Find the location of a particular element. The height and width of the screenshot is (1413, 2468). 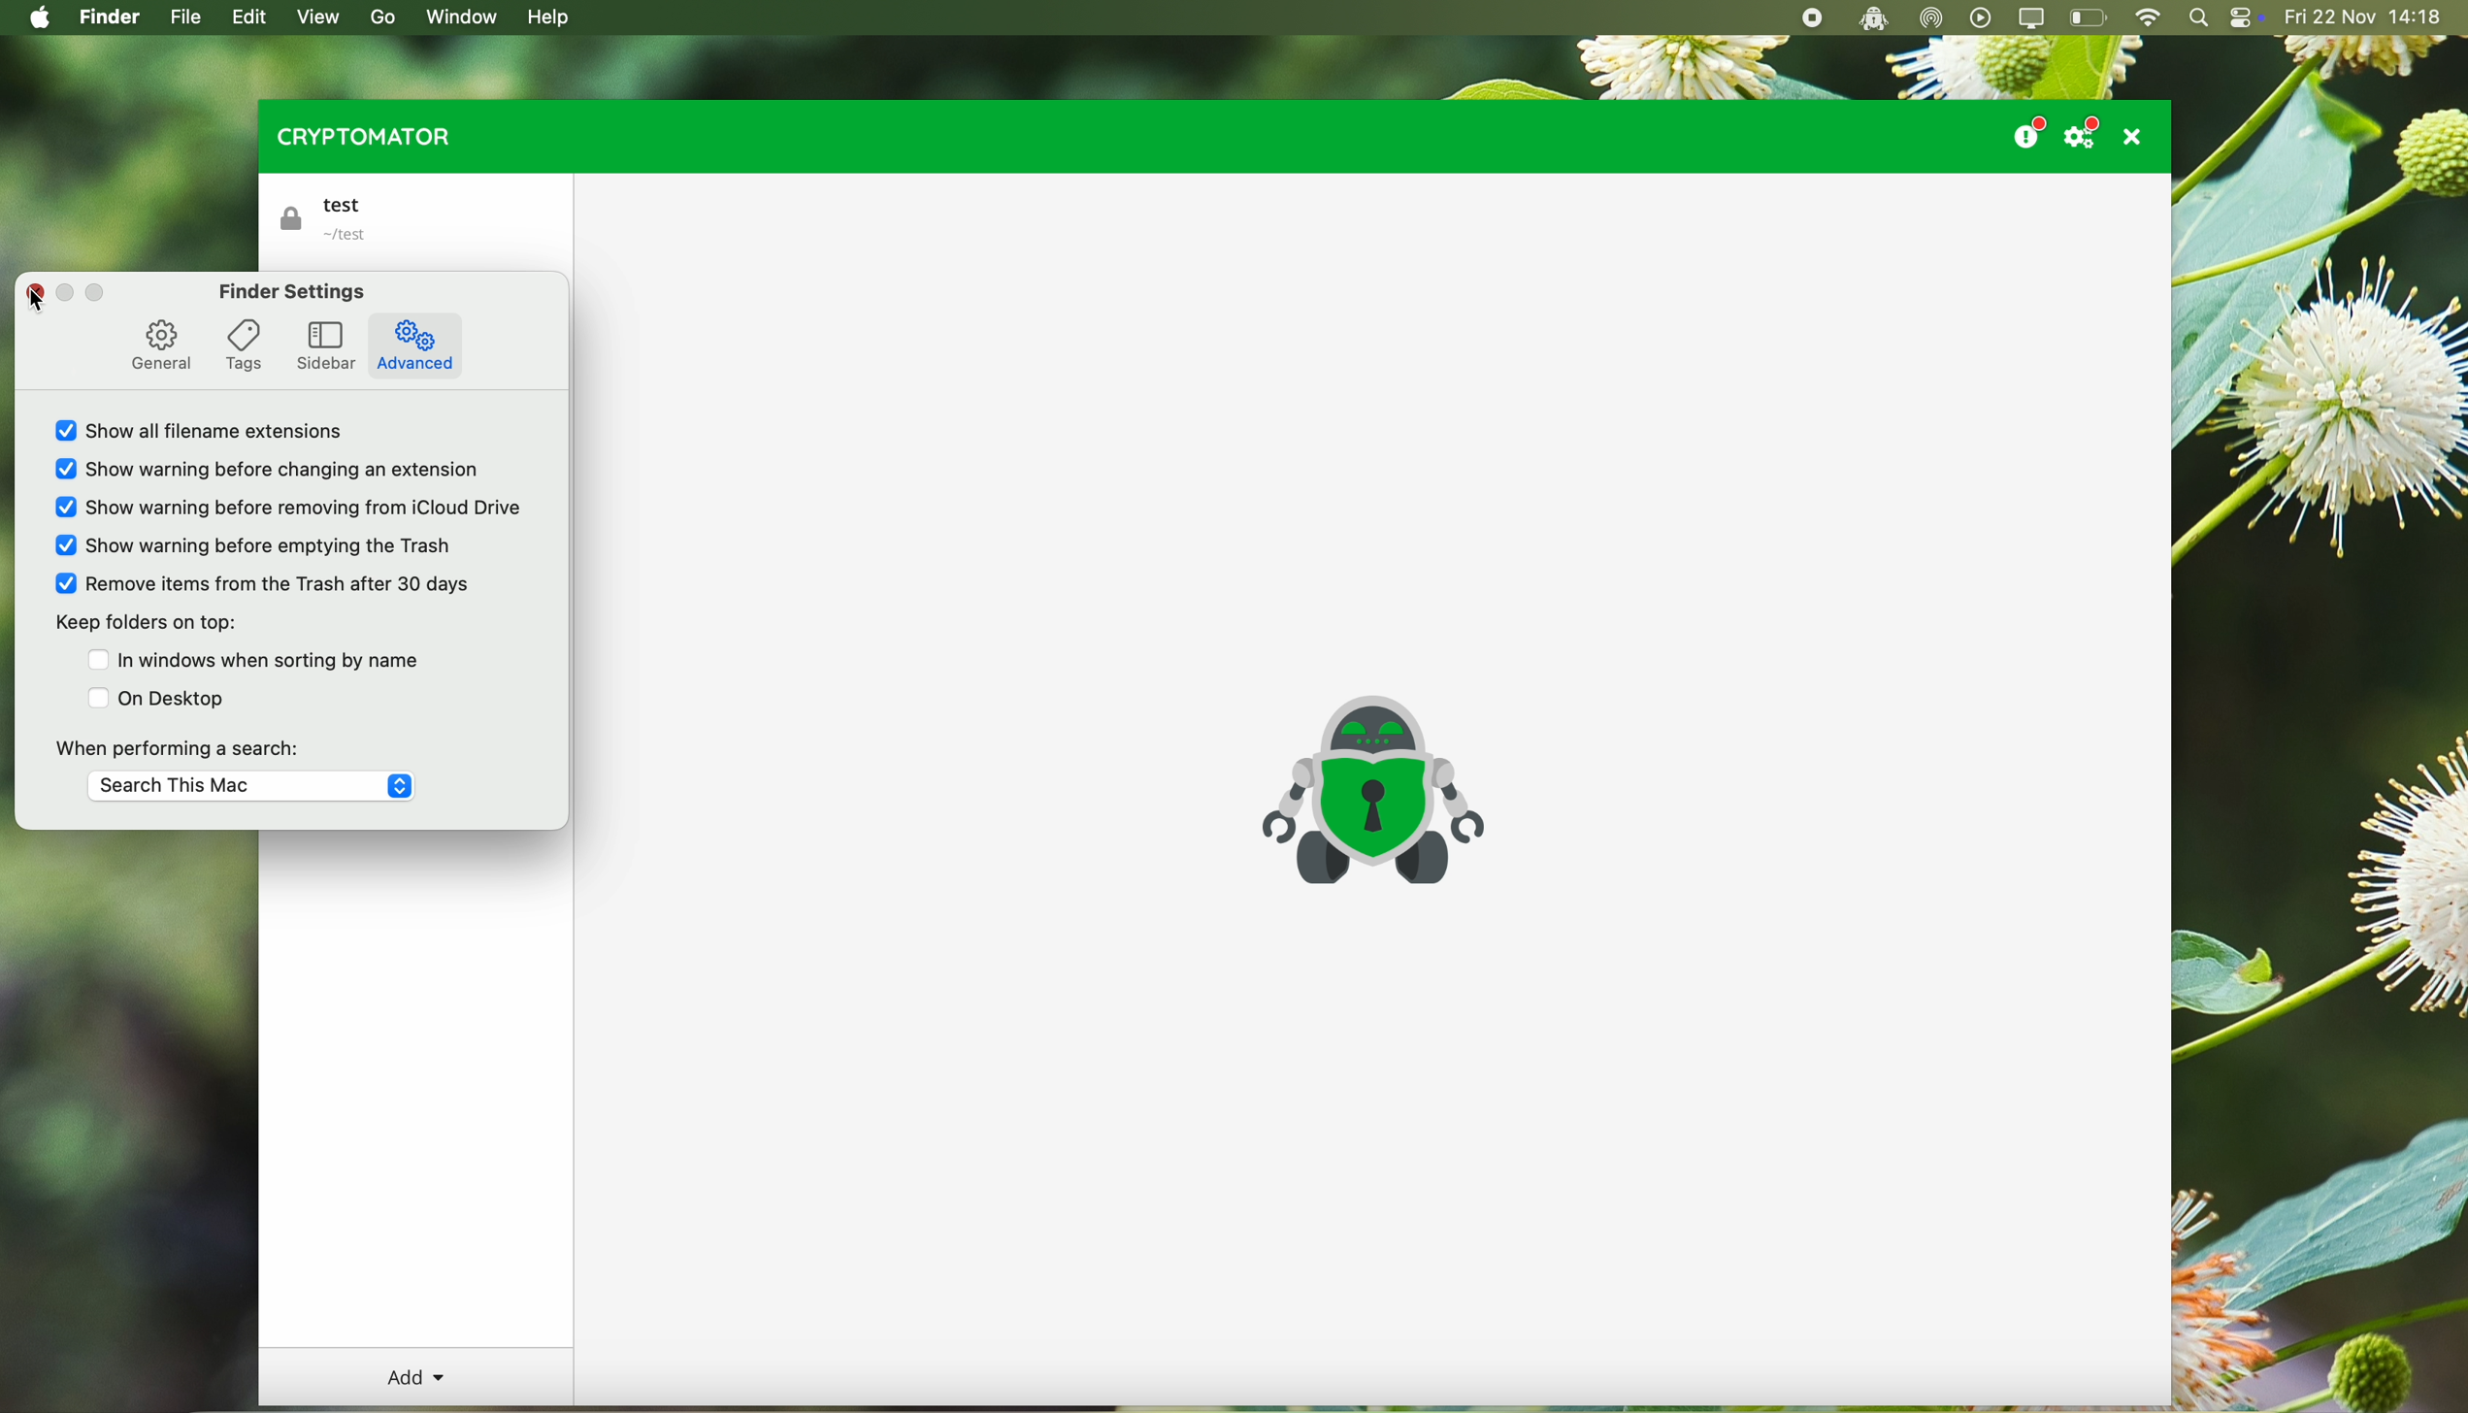

spotlight search is located at coordinates (2198, 18).